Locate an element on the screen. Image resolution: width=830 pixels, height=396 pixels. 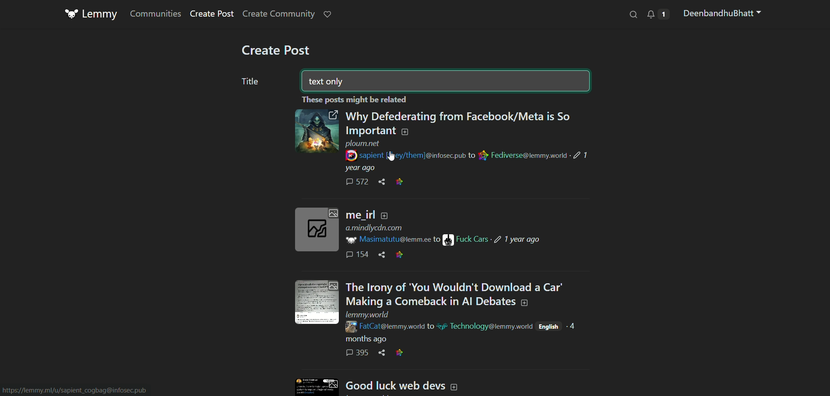
Cursor is located at coordinates (391, 156).